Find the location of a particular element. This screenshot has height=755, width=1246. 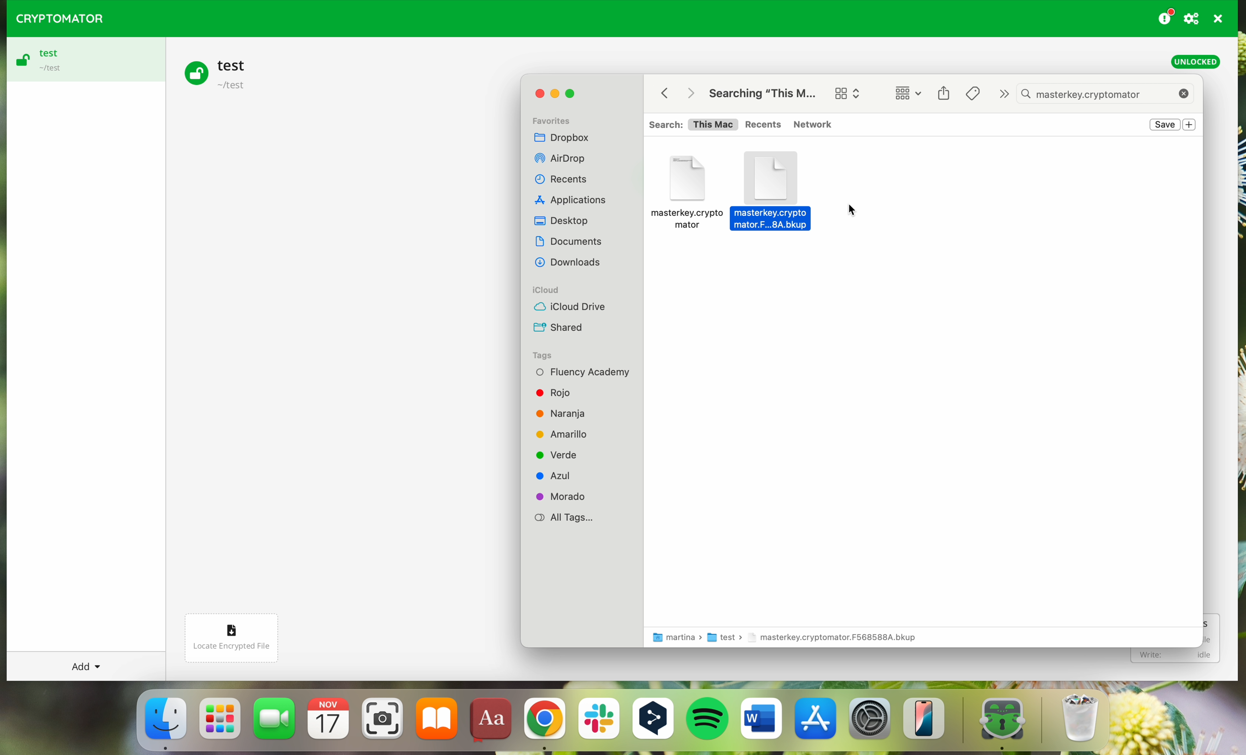

DeepL is located at coordinates (655, 721).